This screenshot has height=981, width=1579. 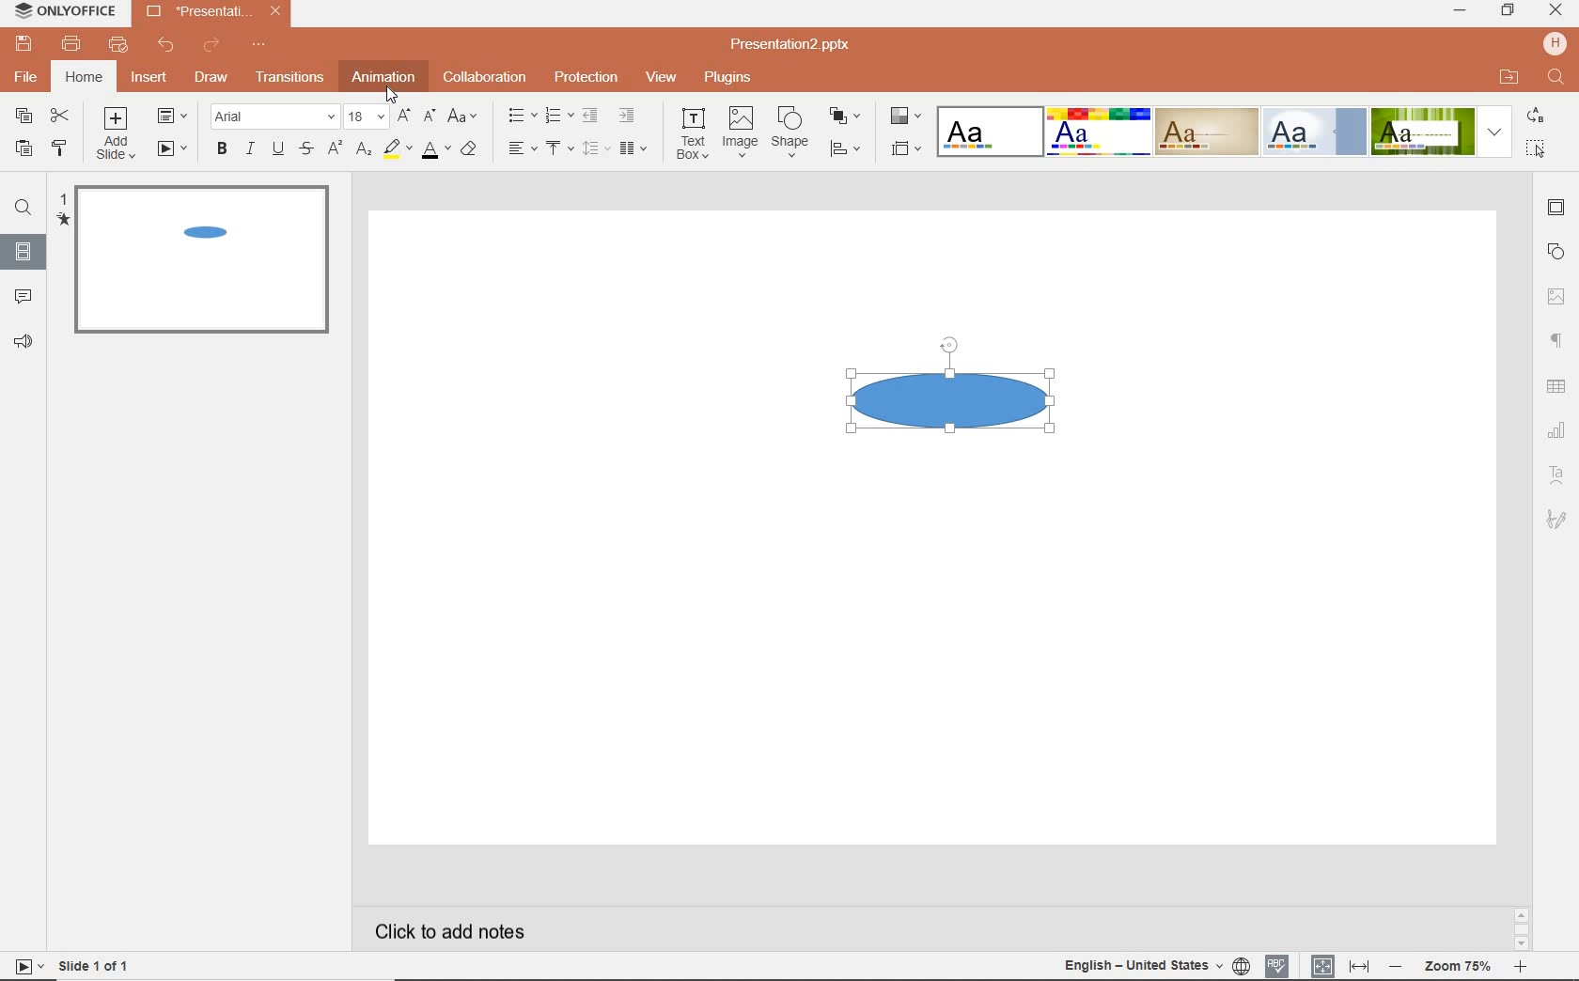 I want to click on hp, so click(x=1555, y=42).